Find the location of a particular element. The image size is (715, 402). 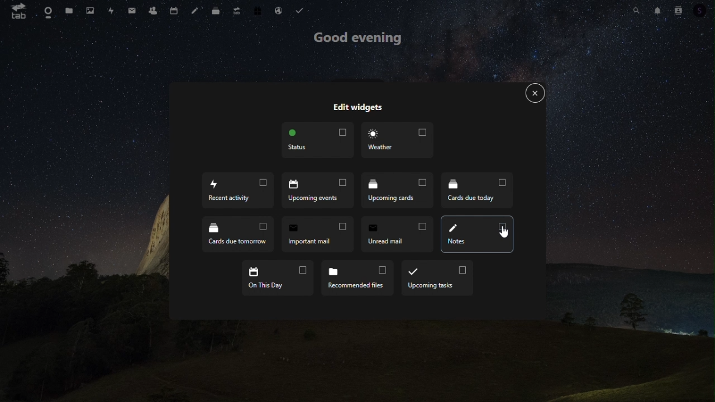

Notifications is located at coordinates (659, 11).